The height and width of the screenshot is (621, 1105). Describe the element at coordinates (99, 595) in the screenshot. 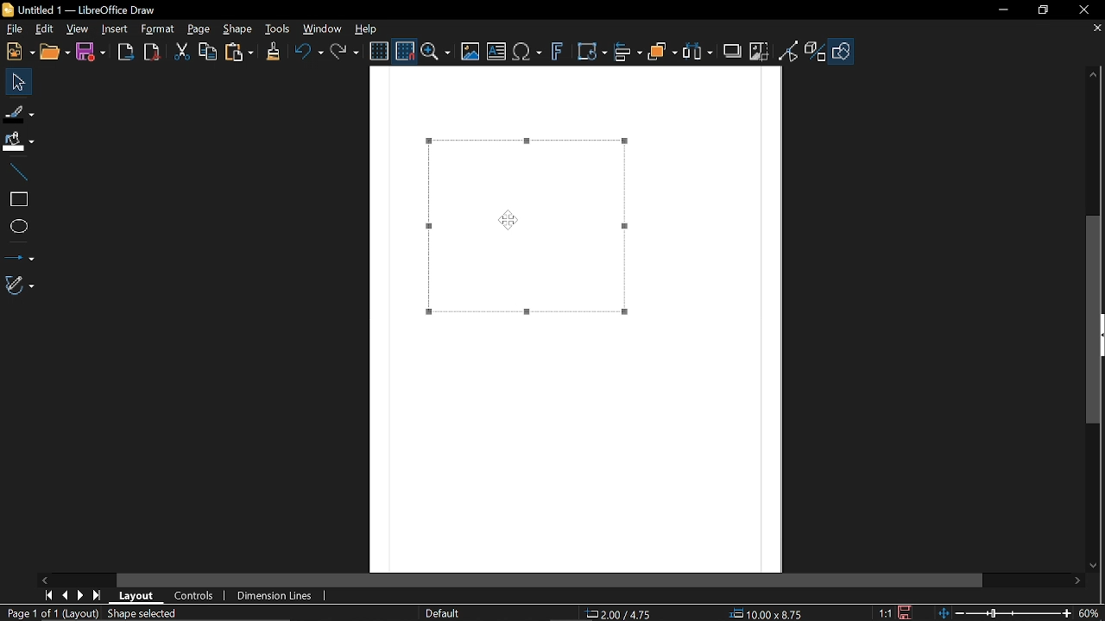

I see `Last page` at that location.